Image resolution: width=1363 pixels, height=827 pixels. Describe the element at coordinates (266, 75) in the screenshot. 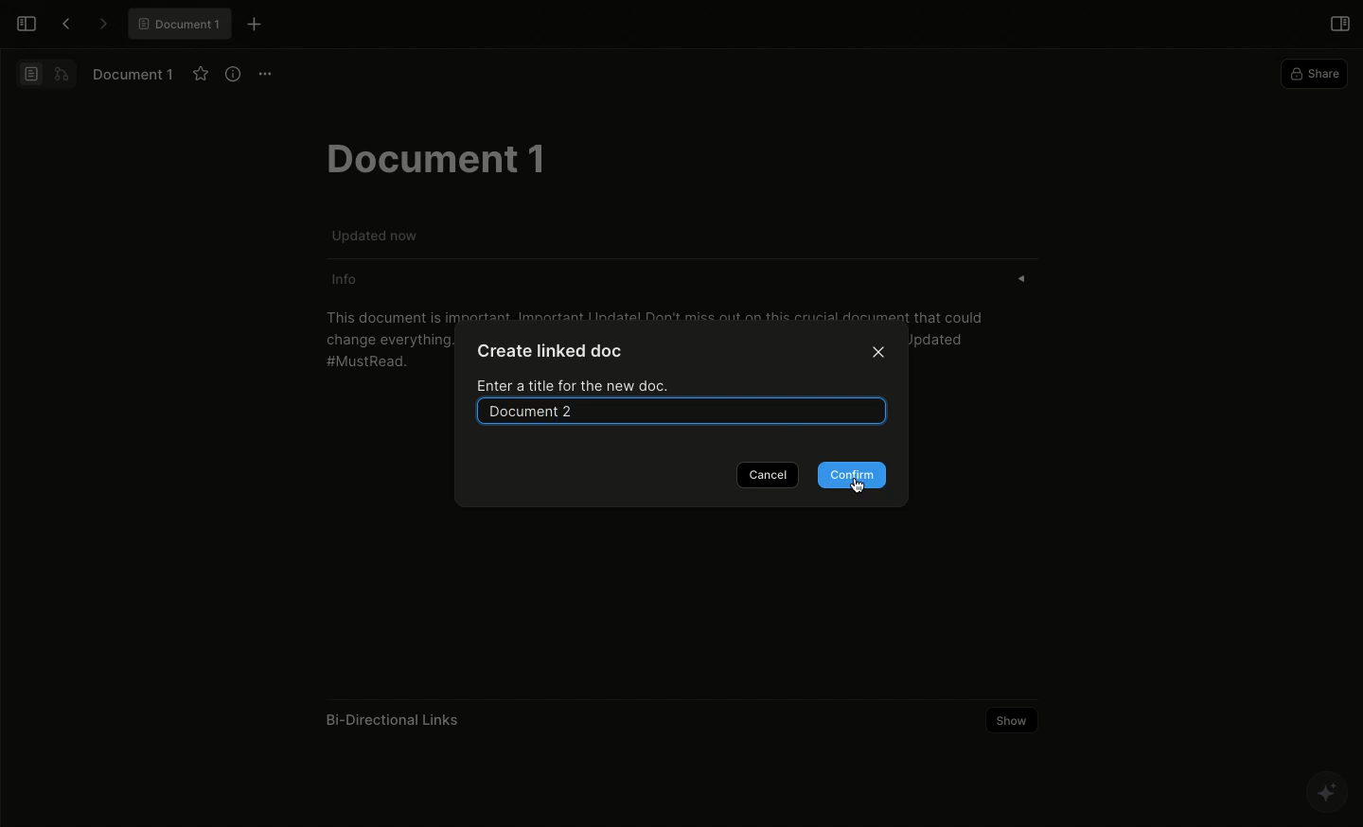

I see `Options` at that location.